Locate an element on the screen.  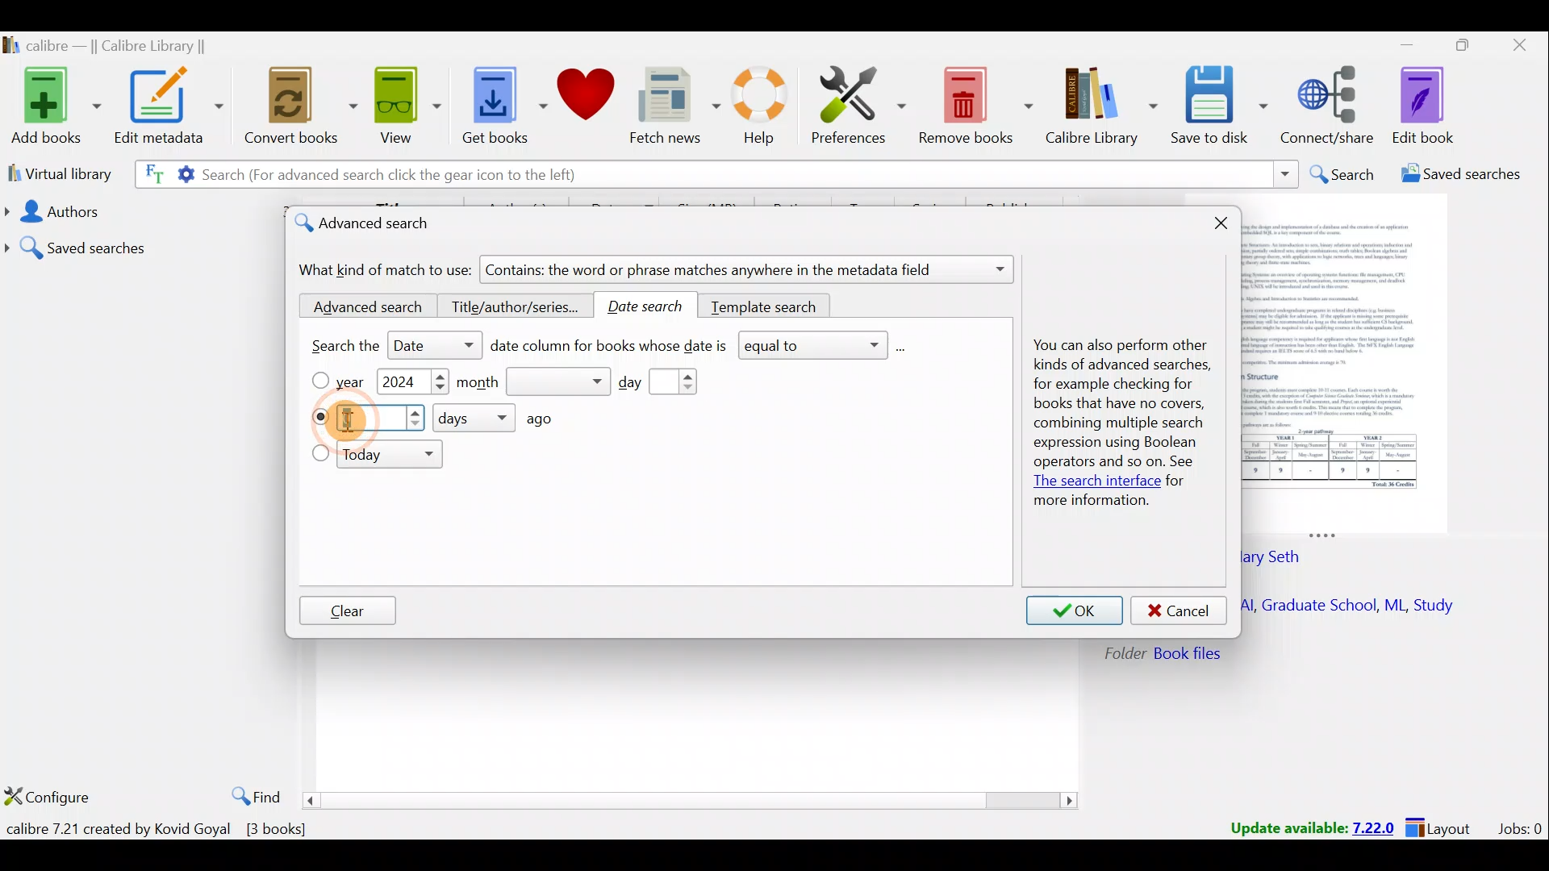
What day? is located at coordinates (383, 419).